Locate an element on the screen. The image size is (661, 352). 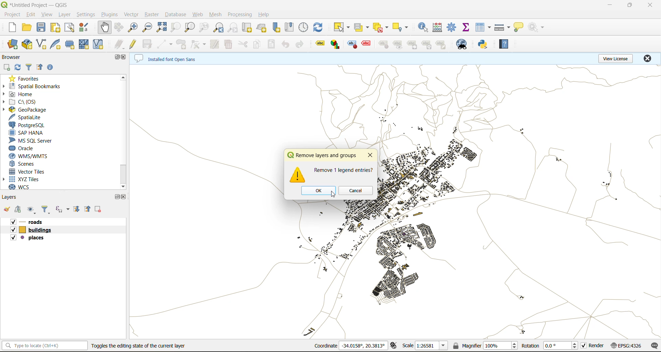
attribute table is located at coordinates (483, 27).